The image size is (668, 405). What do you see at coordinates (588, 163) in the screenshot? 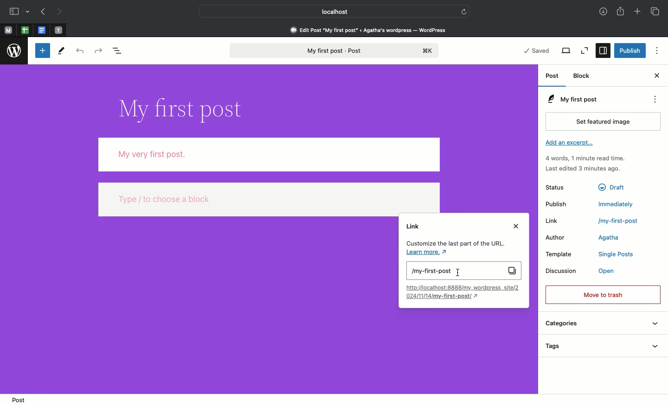
I see `Activity` at bounding box center [588, 163].